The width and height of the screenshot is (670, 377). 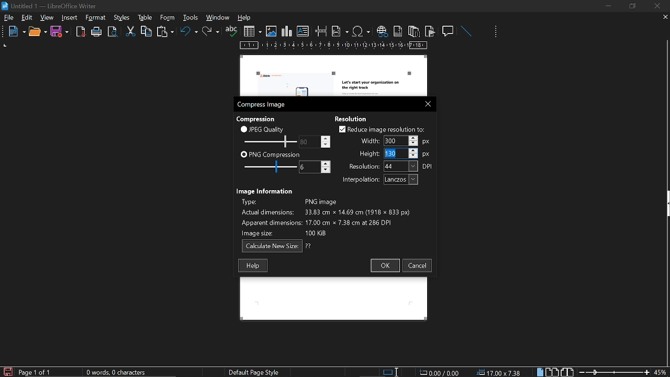 What do you see at coordinates (266, 190) in the screenshot?
I see `Image information` at bounding box center [266, 190].